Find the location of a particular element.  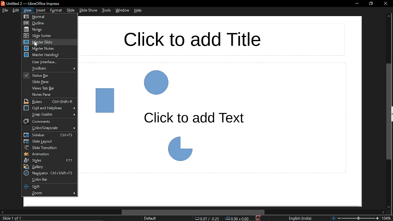

Normal is located at coordinates (43, 17).